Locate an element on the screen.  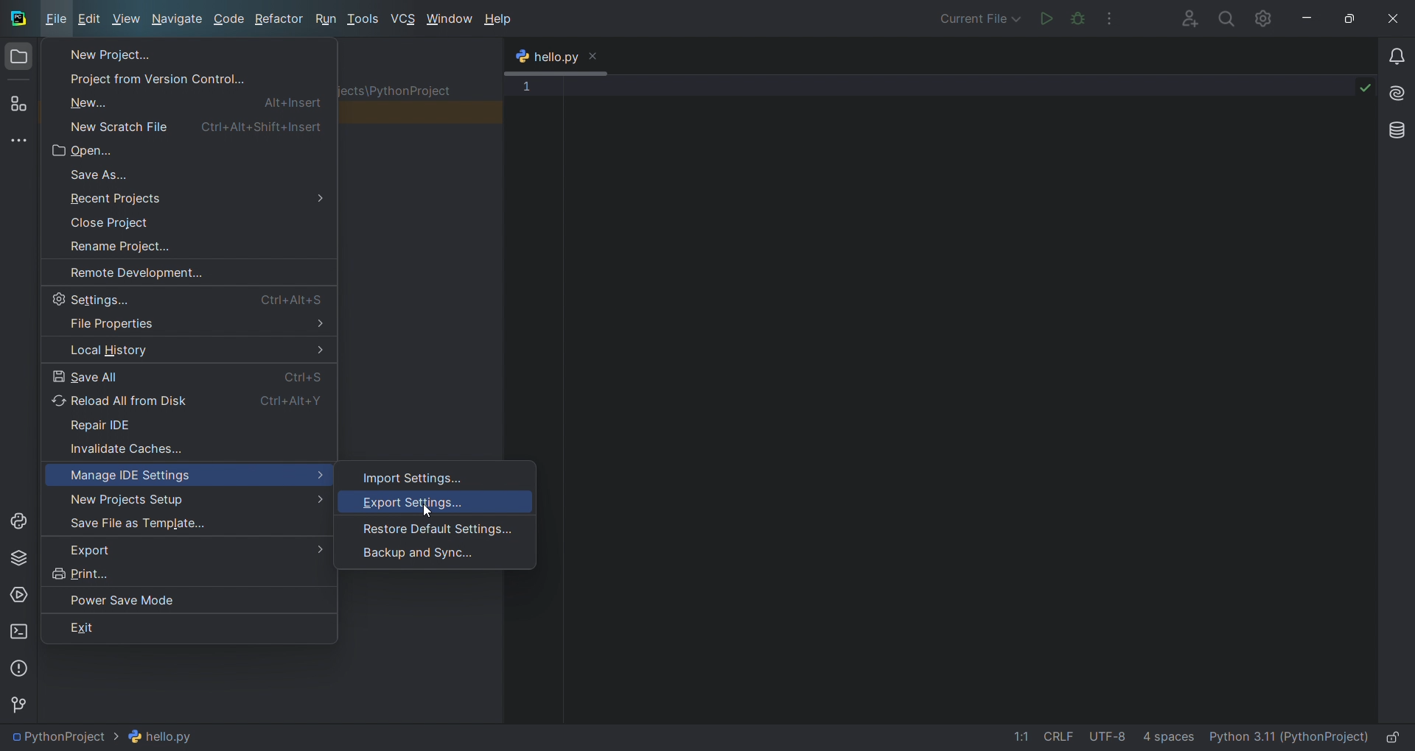
new file is located at coordinates (186, 124).